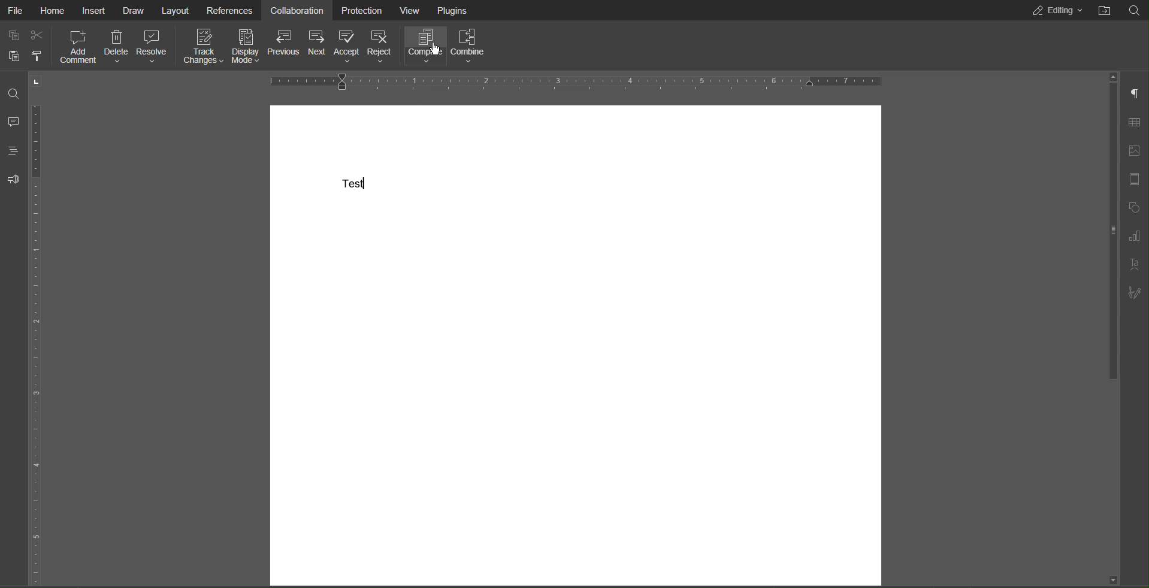  What do you see at coordinates (152, 47) in the screenshot?
I see `Resolve` at bounding box center [152, 47].